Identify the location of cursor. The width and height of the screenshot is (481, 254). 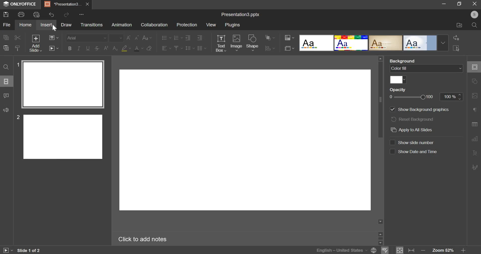
(55, 28).